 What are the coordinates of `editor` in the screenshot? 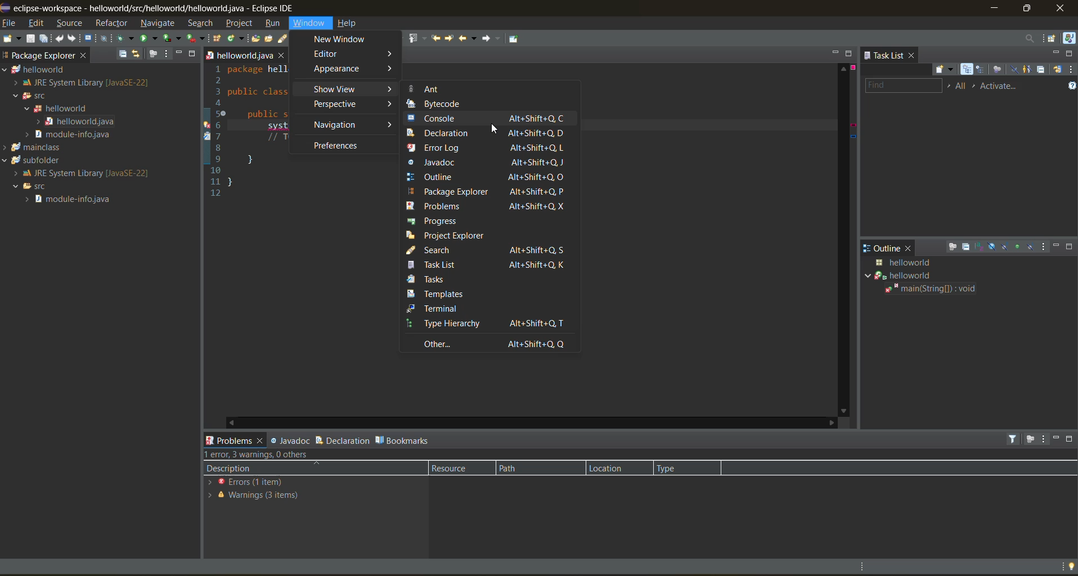 It's located at (349, 54).